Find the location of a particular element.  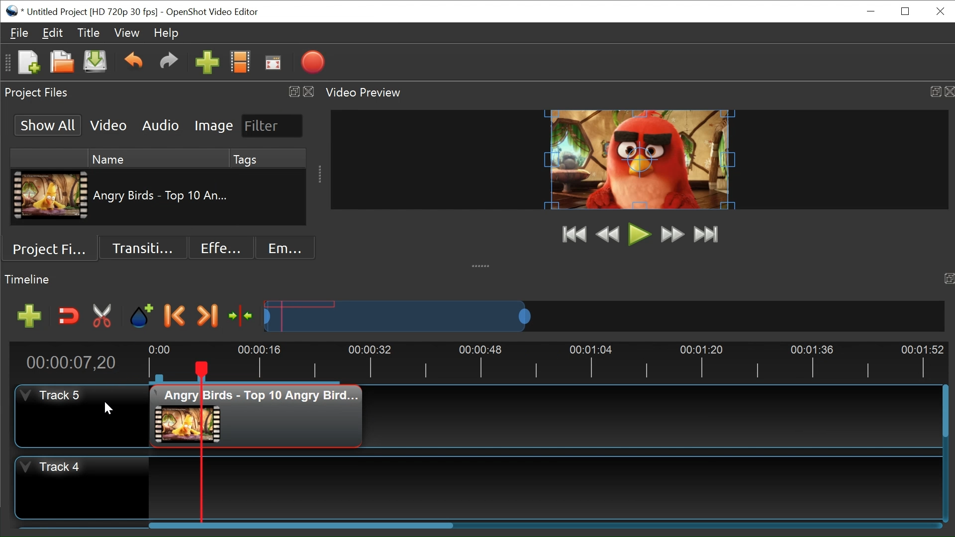

Video Preview is located at coordinates (640, 94).